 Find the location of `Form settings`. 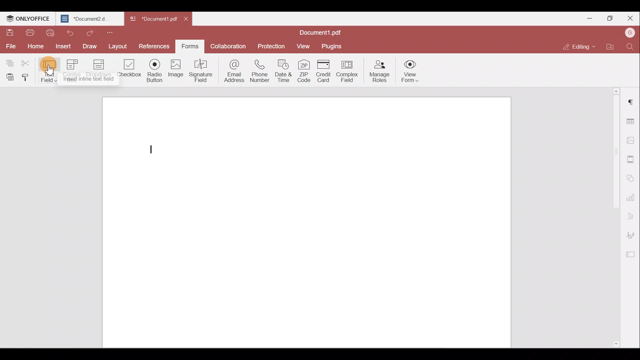

Form settings is located at coordinates (632, 254).